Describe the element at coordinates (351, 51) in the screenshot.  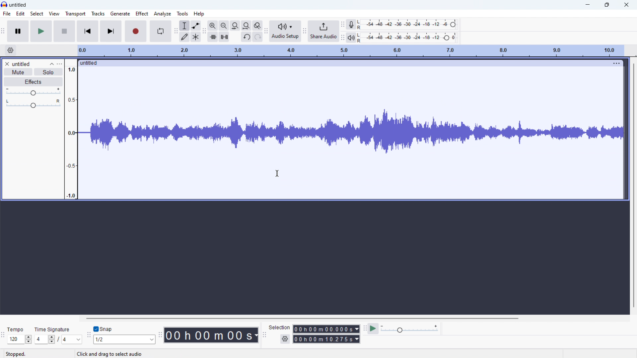
I see `timeline` at that location.